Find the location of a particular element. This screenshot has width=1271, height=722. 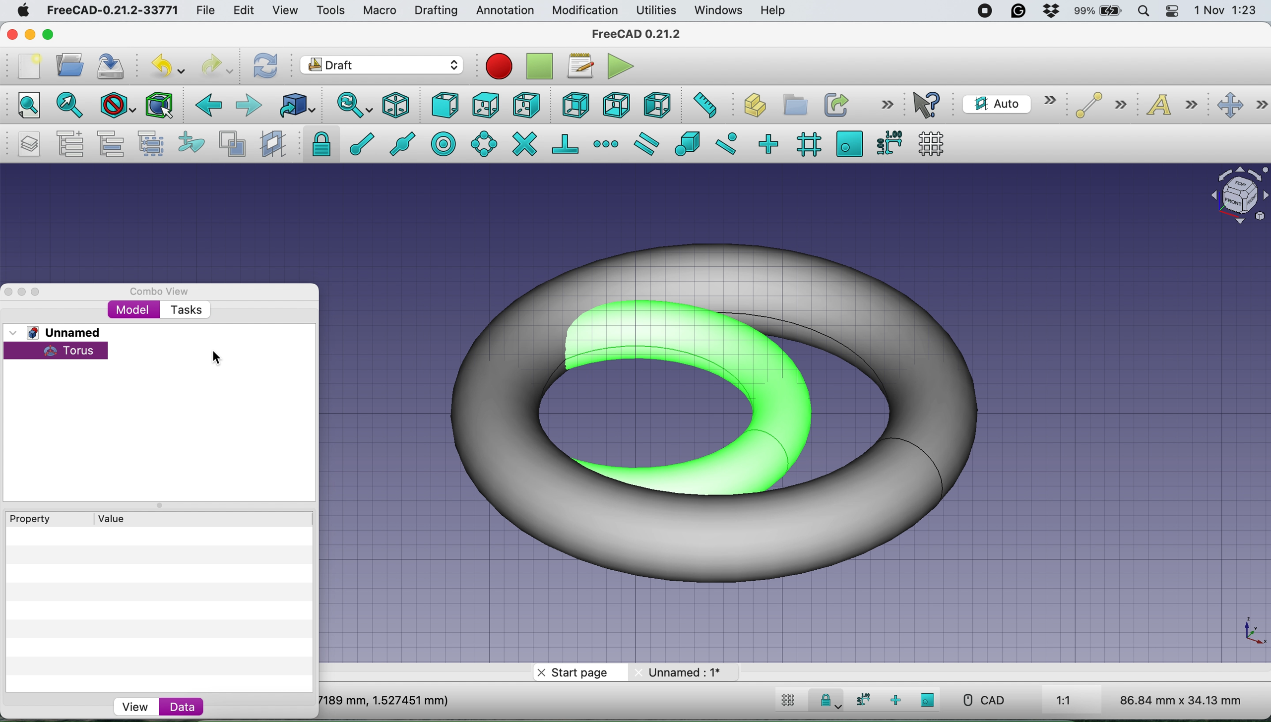

snap midpoint is located at coordinates (405, 143).